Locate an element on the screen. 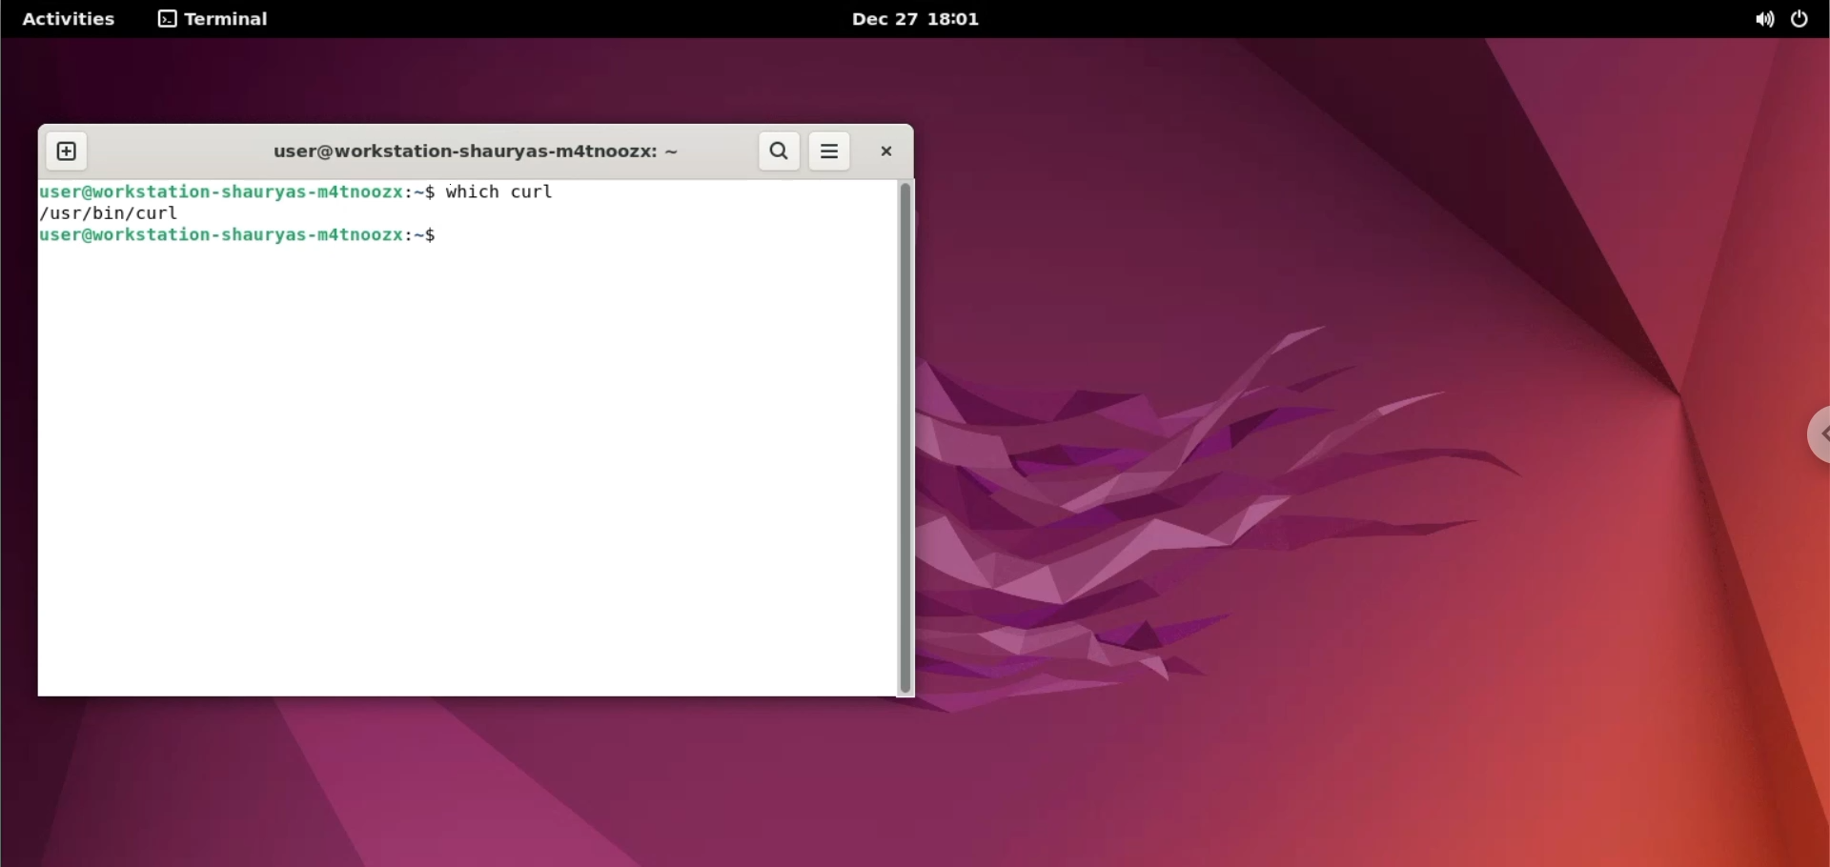 The width and height of the screenshot is (1830, 867). sound options is located at coordinates (1760, 20).